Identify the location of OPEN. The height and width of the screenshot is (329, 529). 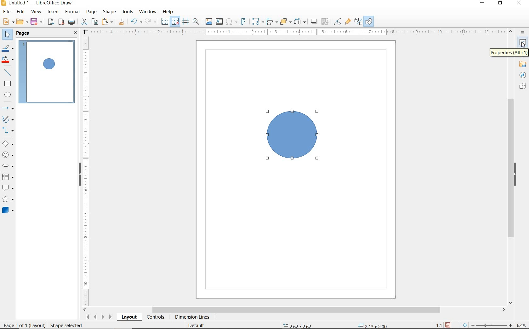
(22, 21).